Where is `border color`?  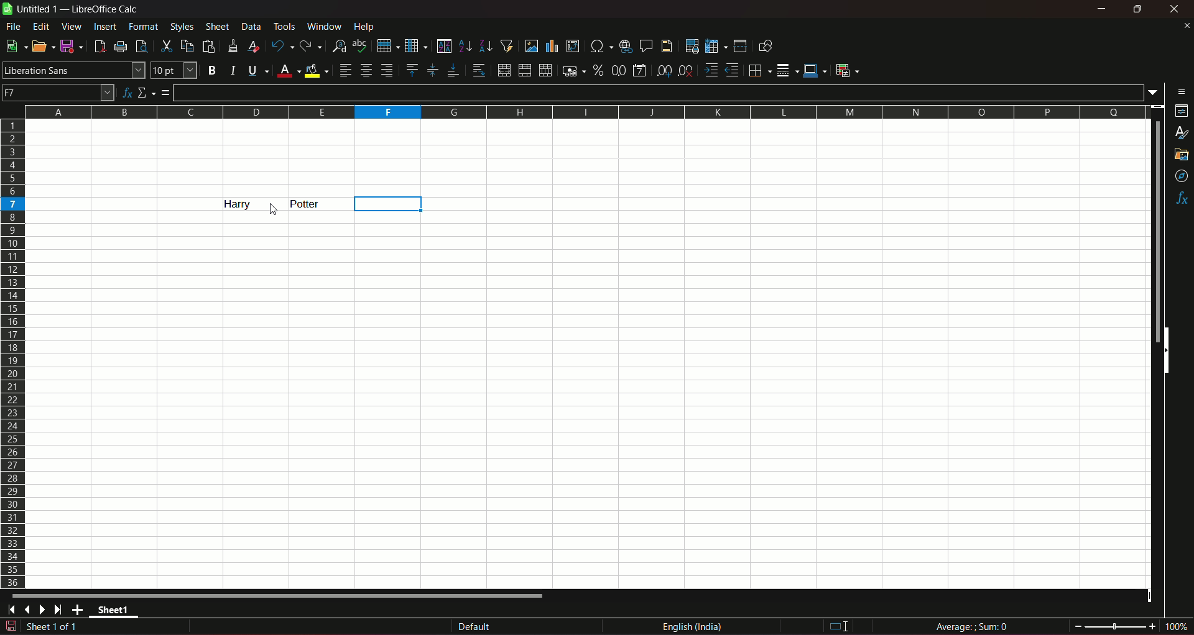 border color is located at coordinates (815, 70).